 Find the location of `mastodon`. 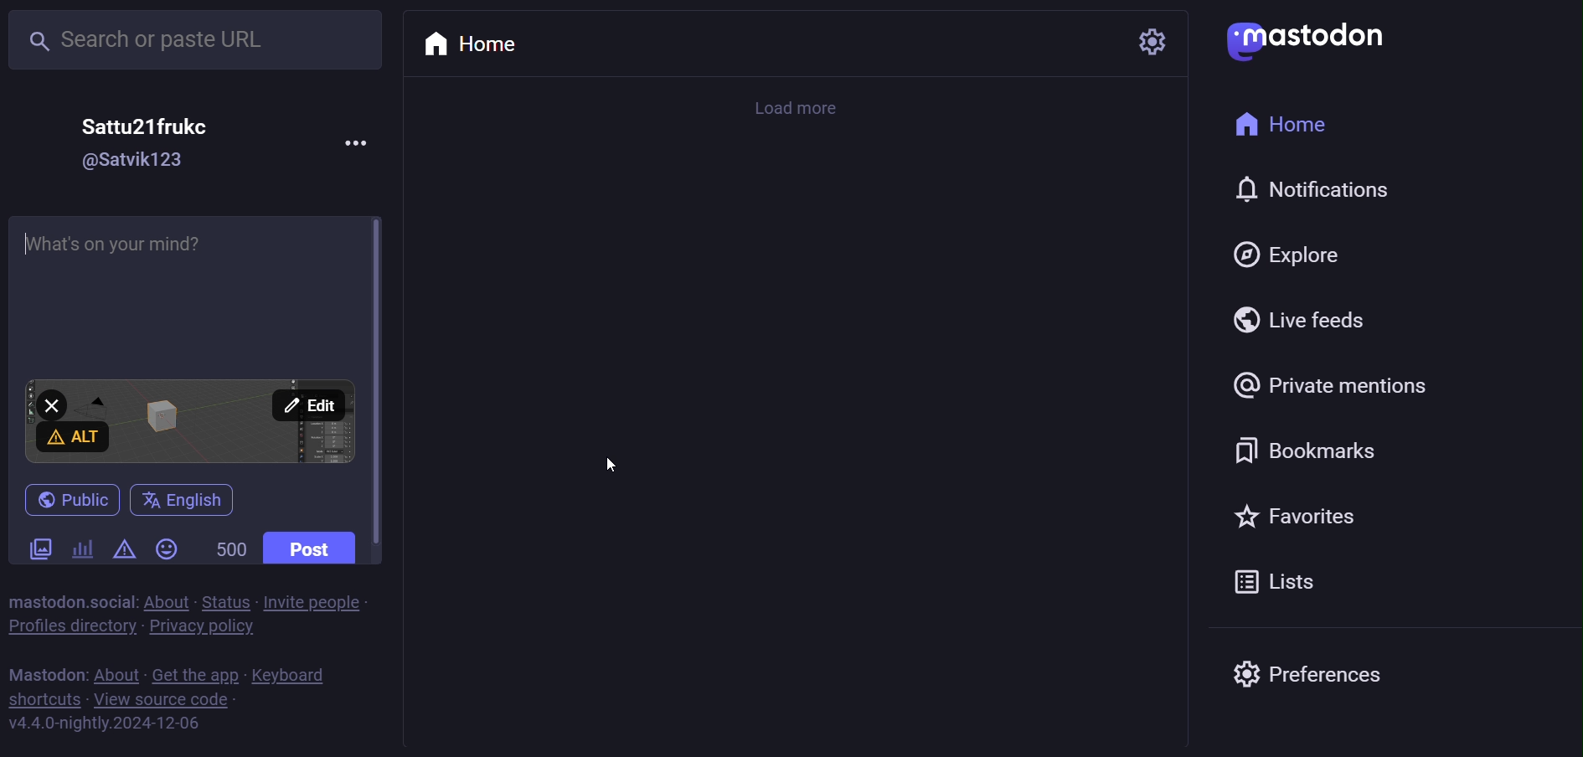

mastodon is located at coordinates (1312, 35).